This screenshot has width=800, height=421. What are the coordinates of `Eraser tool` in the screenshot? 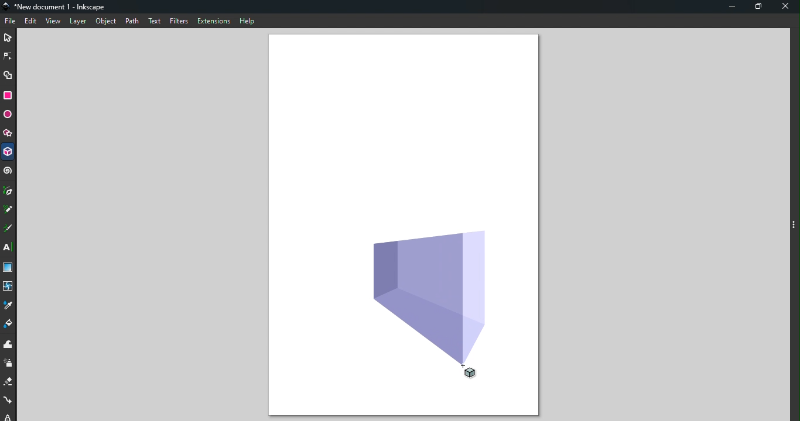 It's located at (9, 383).